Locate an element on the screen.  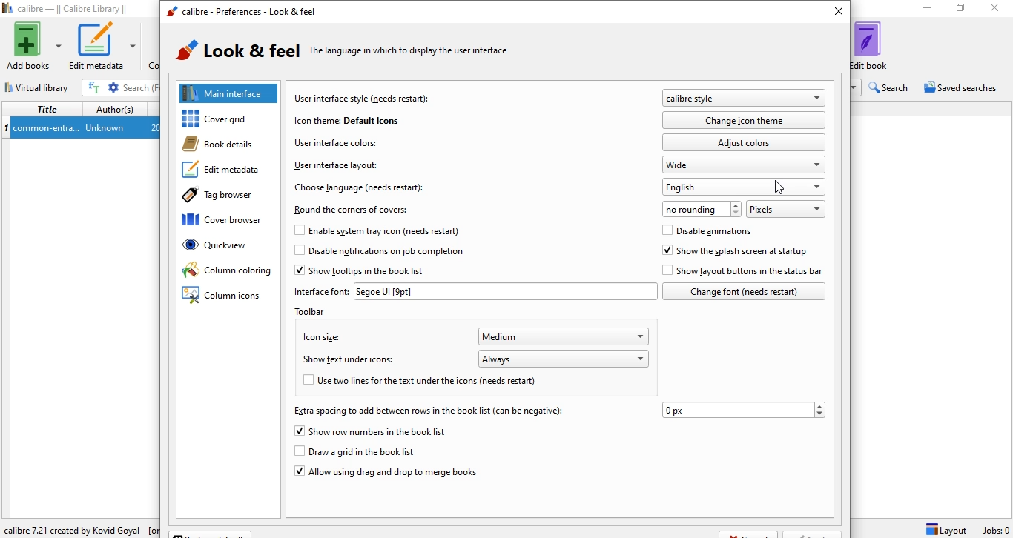
wide is located at coordinates (745, 165).